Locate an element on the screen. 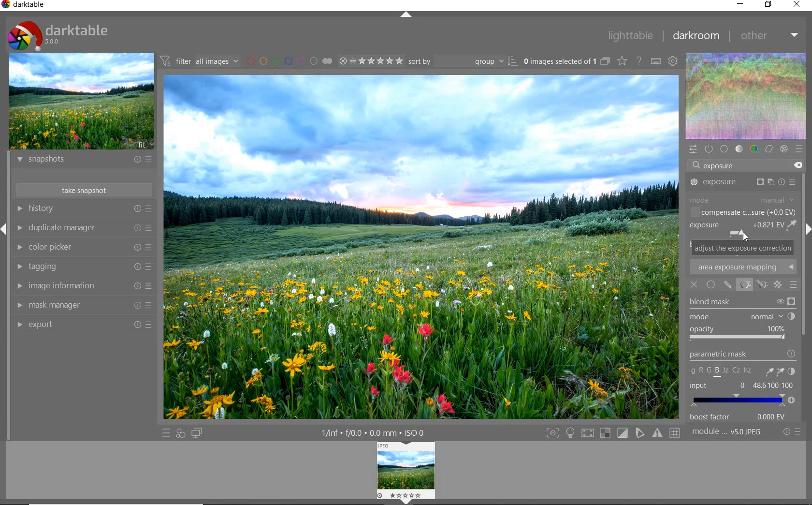 Image resolution: width=812 pixels, height=505 pixels. show global preferences is located at coordinates (673, 62).